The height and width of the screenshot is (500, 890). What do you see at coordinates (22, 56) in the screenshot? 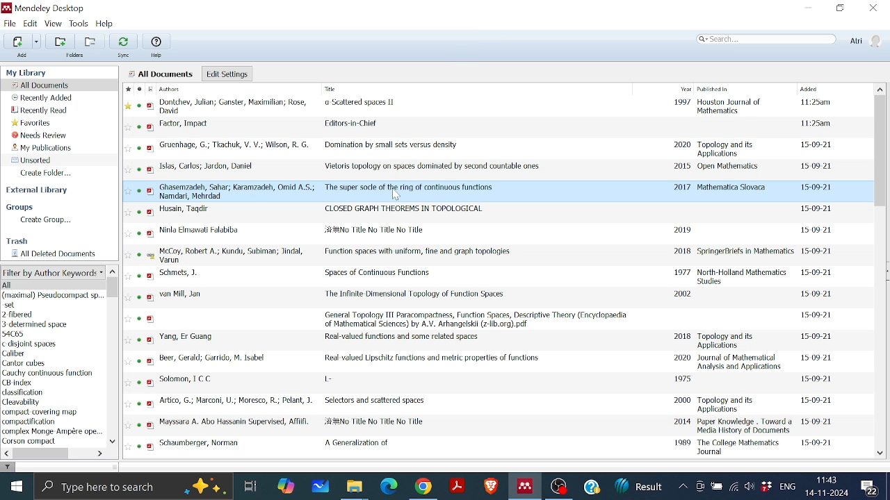
I see `Add` at bounding box center [22, 56].